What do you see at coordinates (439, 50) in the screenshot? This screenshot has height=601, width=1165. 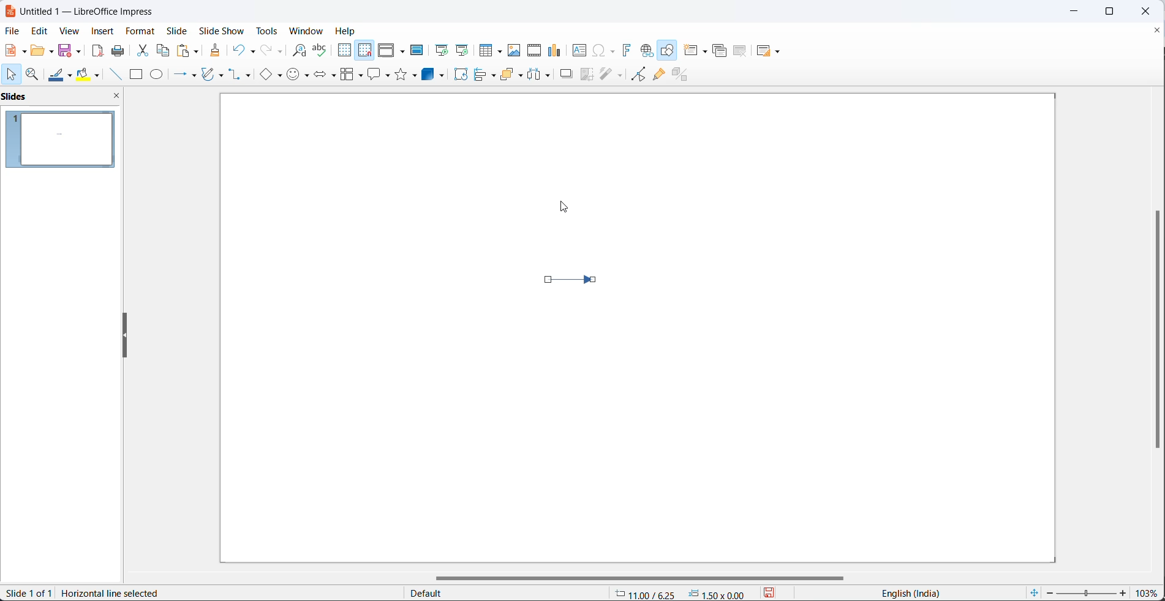 I see `start from first slide` at bounding box center [439, 50].